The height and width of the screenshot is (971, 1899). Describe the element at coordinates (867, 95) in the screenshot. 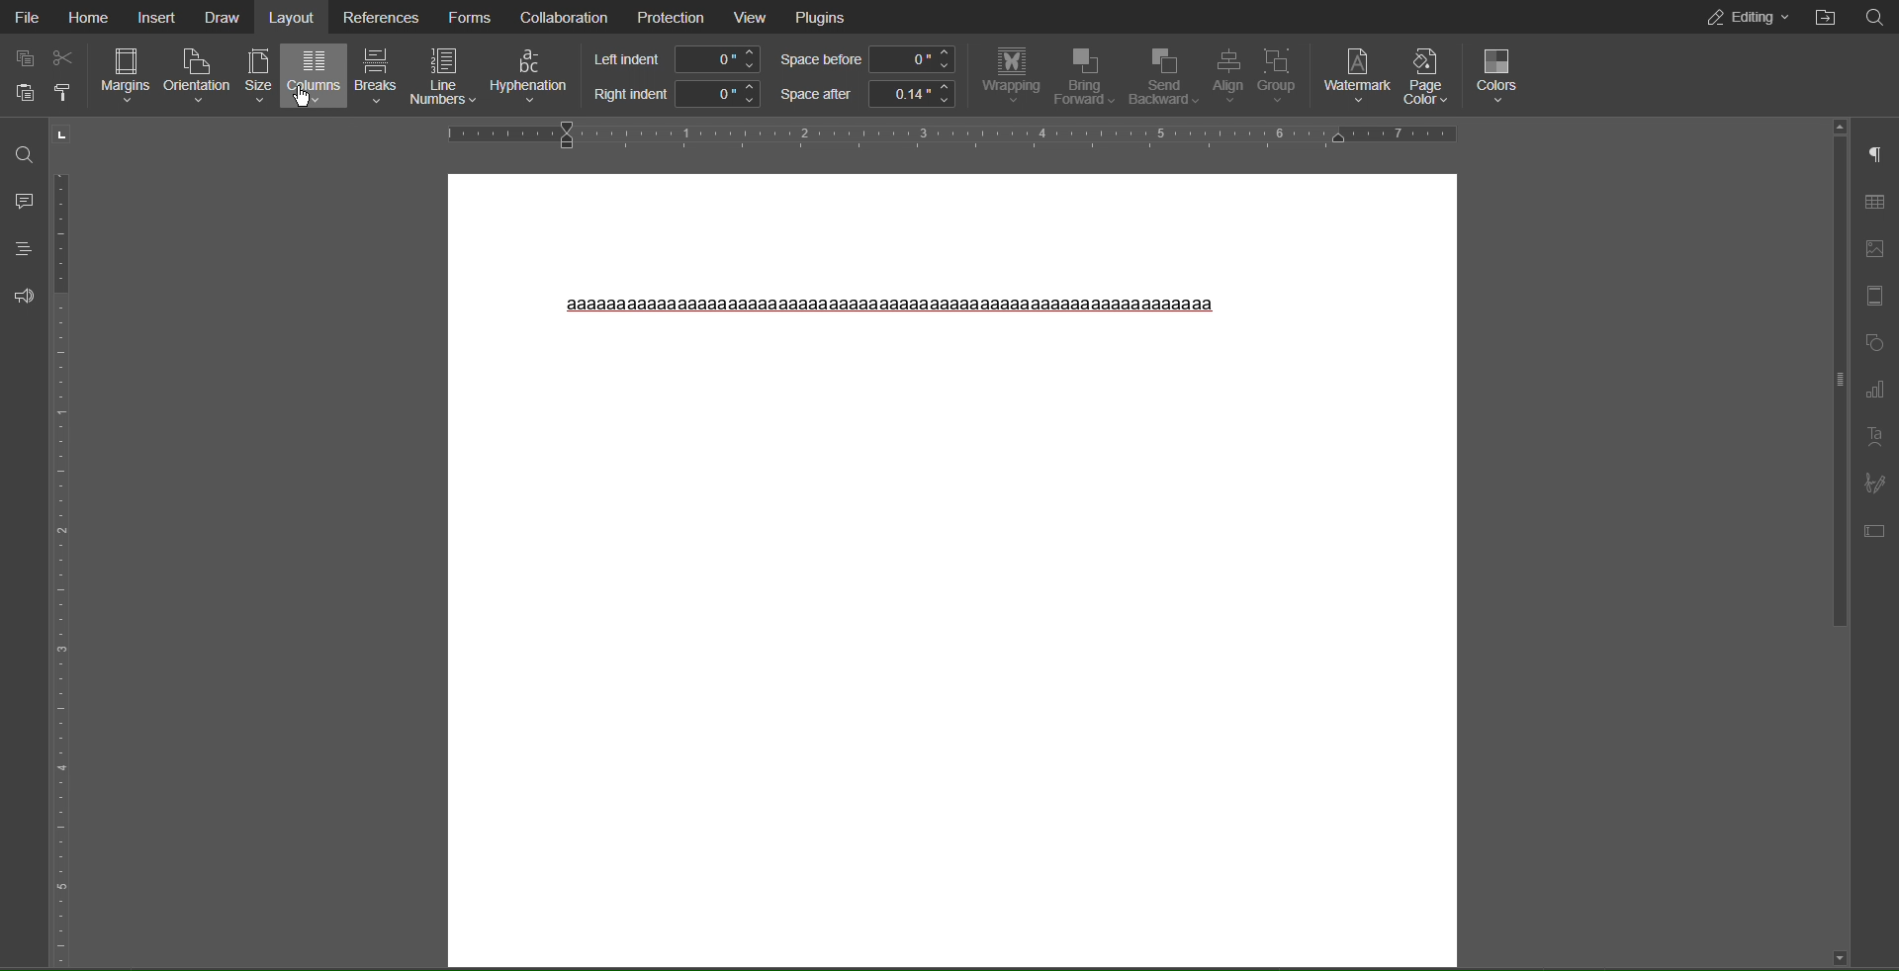

I see `Spaces After` at that location.